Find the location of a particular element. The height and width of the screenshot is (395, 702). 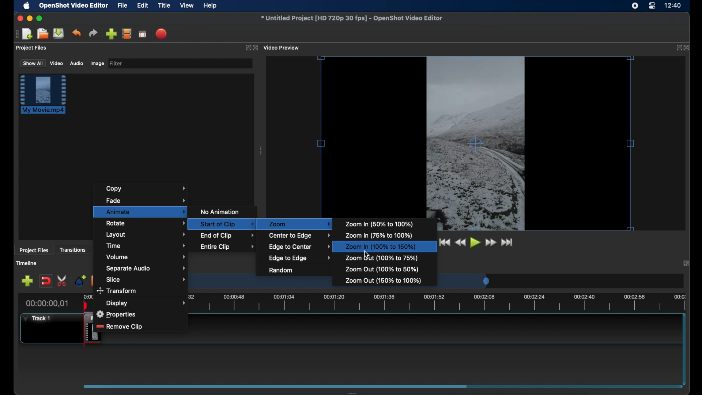

playhead is located at coordinates (85, 304).